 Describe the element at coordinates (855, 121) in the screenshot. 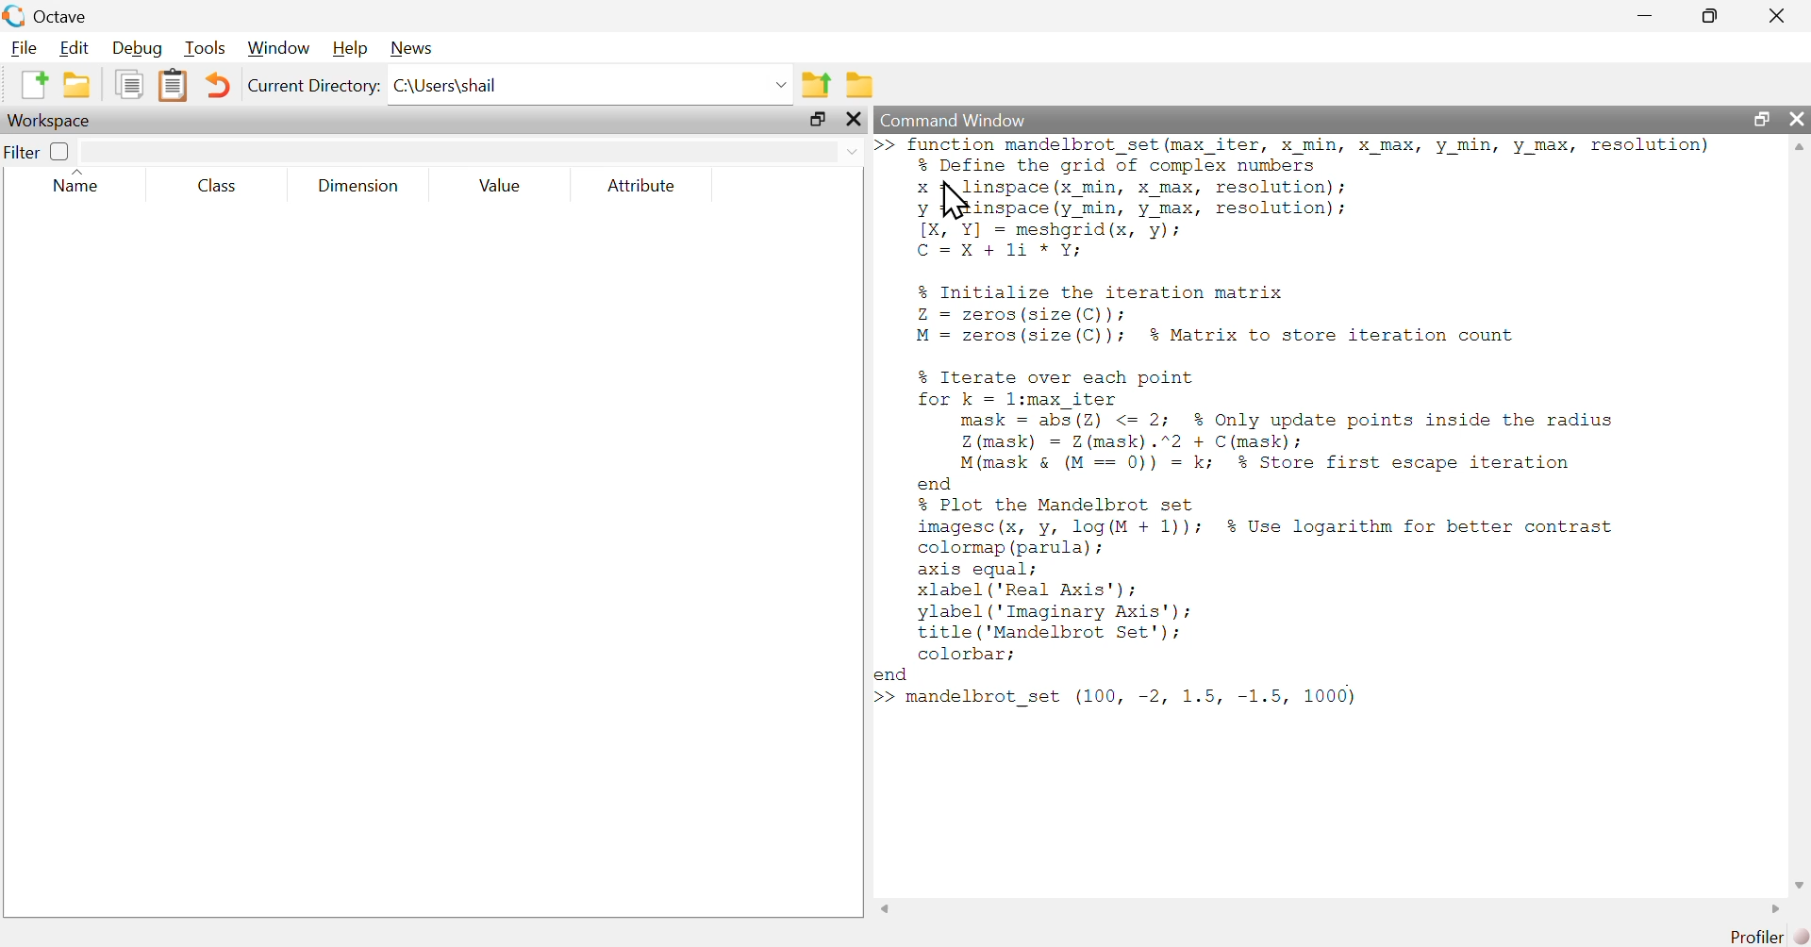

I see `close` at that location.